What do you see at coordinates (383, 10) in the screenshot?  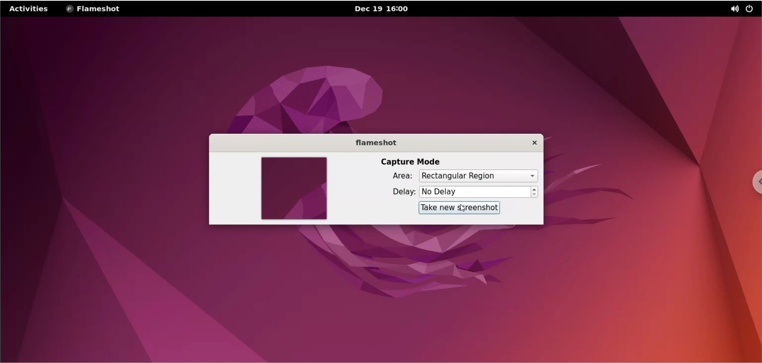 I see `Dec 19 16:00` at bounding box center [383, 10].